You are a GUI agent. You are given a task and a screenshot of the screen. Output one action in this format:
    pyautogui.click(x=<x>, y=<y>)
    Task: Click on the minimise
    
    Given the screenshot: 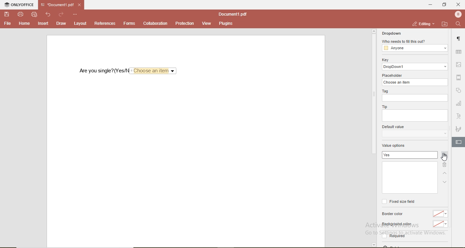 What is the action you would take?
    pyautogui.click(x=430, y=5)
    